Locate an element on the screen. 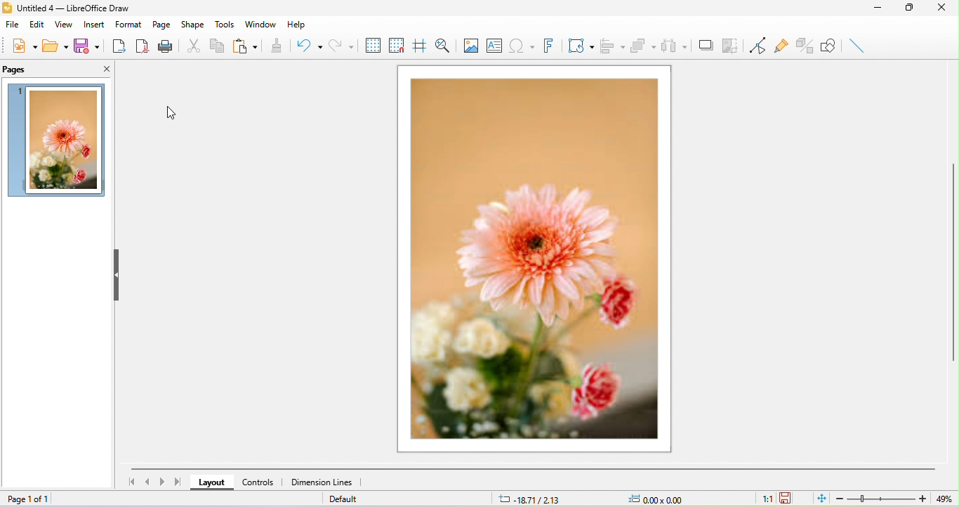  close is located at coordinates (105, 70).